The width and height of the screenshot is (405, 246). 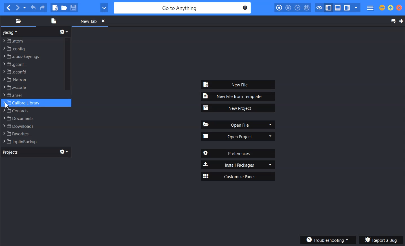 What do you see at coordinates (64, 8) in the screenshot?
I see `Open file` at bounding box center [64, 8].